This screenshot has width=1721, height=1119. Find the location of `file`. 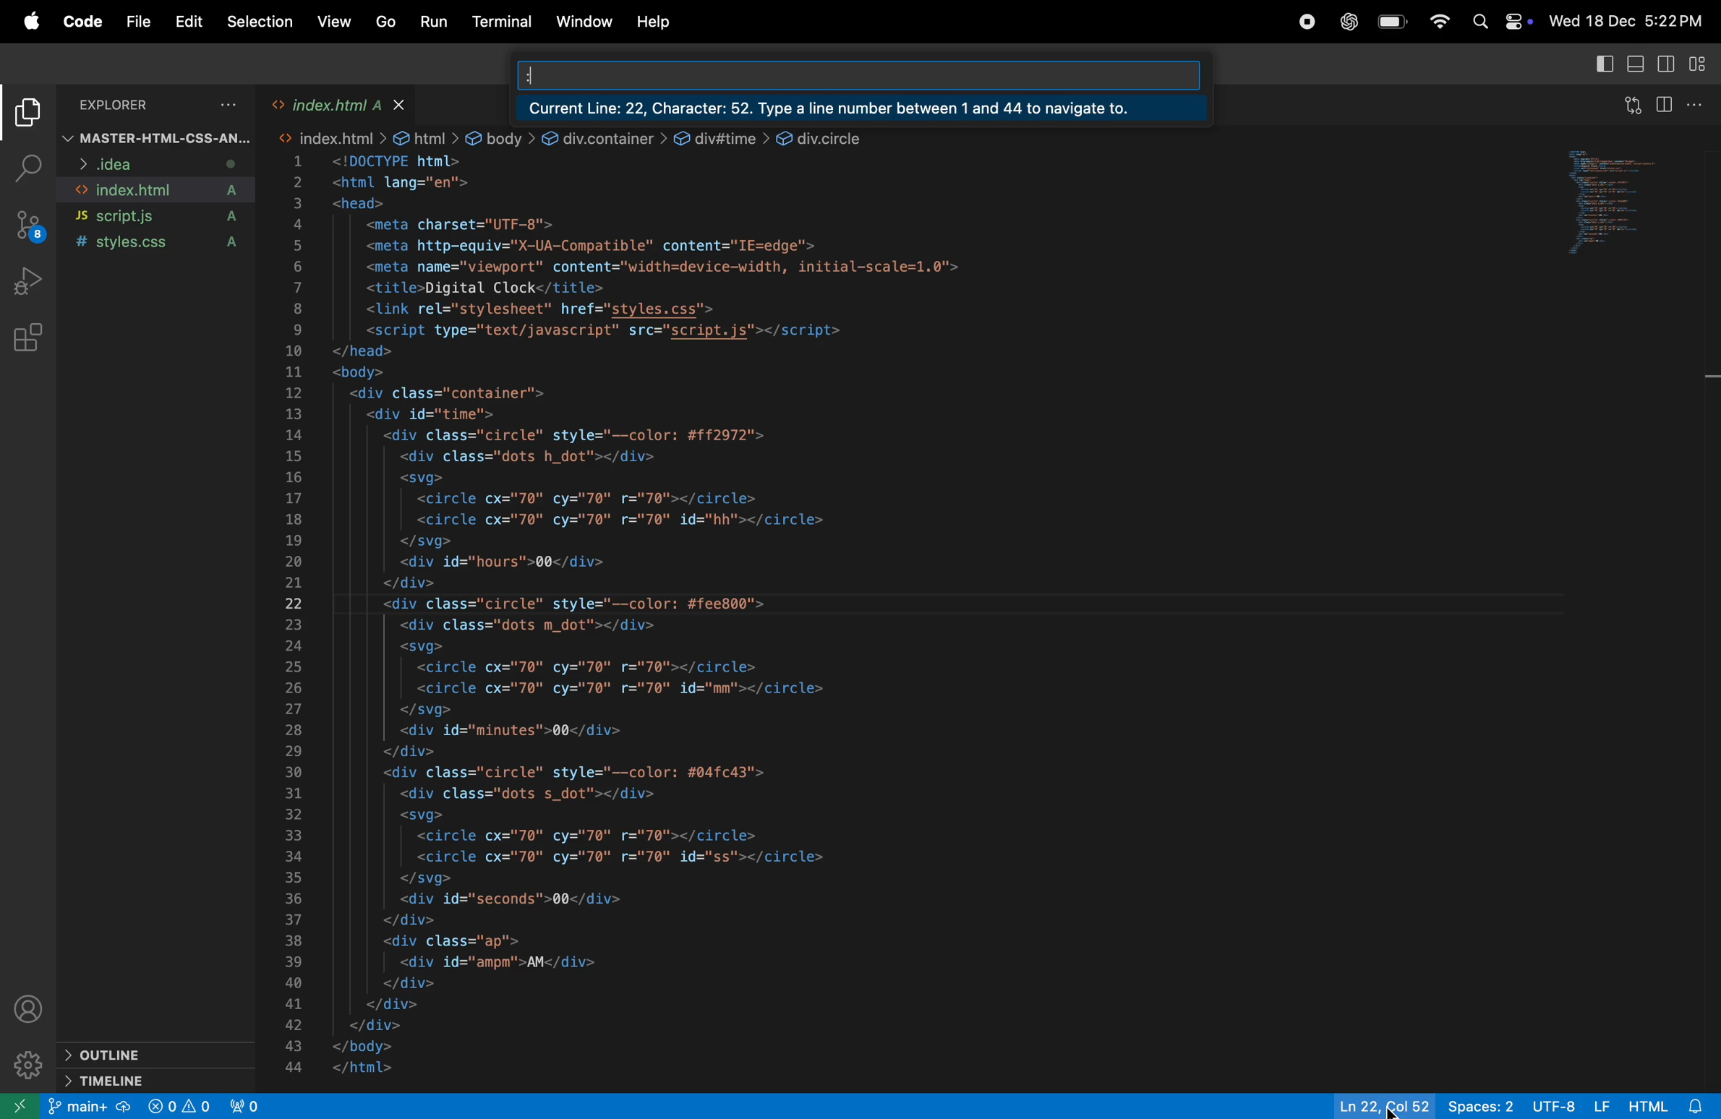

file is located at coordinates (140, 23).